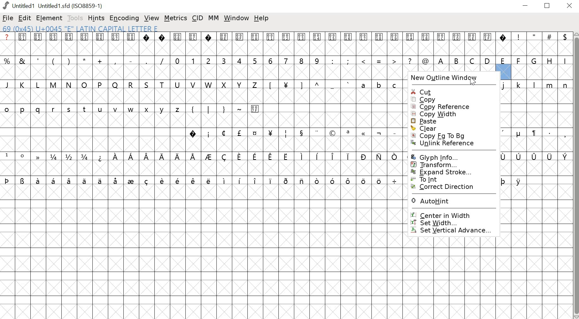  Describe the element at coordinates (25, 18) in the screenshot. I see `edit` at that location.